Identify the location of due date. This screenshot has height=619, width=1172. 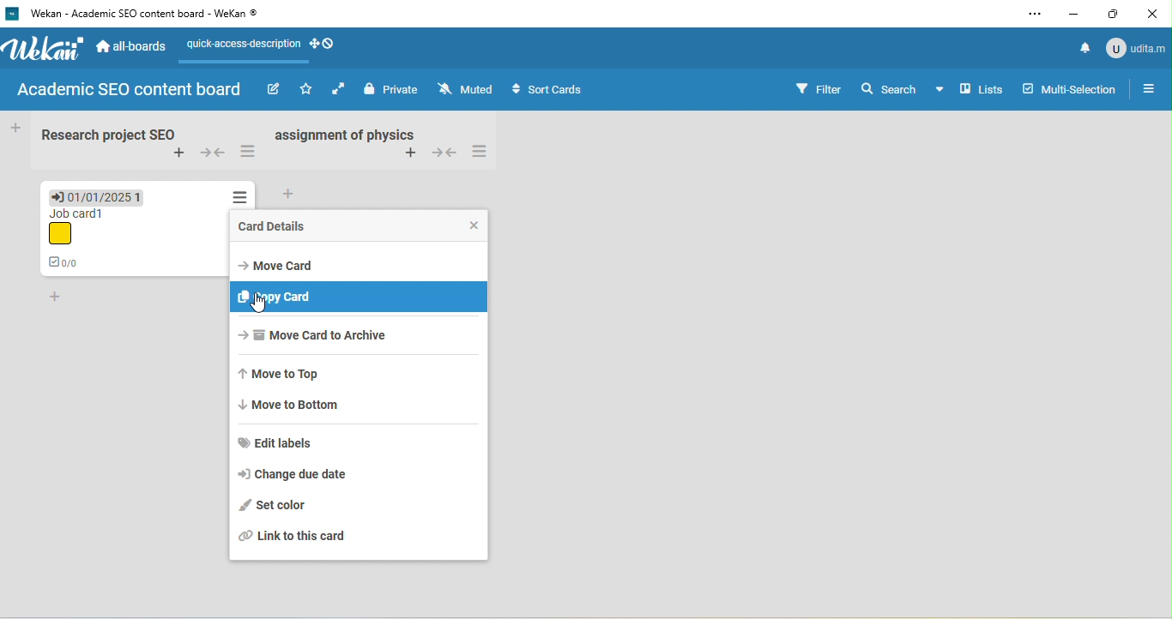
(98, 195).